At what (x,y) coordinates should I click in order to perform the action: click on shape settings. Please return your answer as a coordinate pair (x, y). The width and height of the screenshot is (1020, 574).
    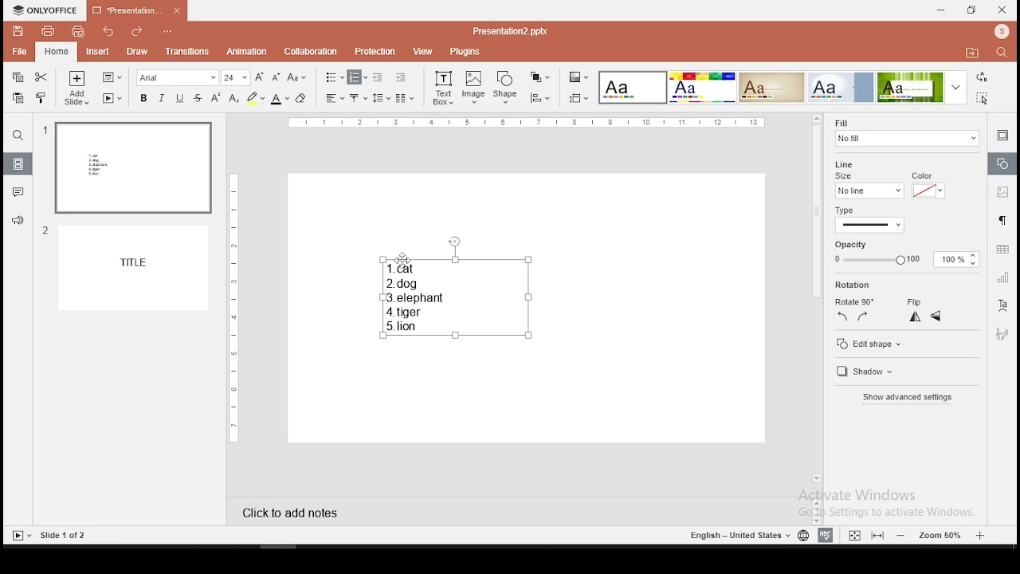
    Looking at the image, I should click on (1001, 163).